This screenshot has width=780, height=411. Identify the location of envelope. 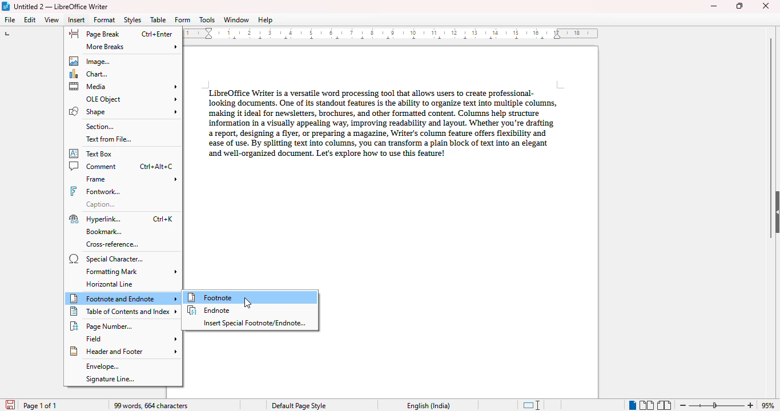
(101, 366).